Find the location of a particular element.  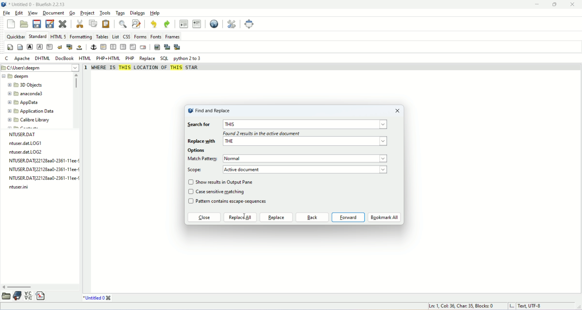

HTML is located at coordinates (86, 58).